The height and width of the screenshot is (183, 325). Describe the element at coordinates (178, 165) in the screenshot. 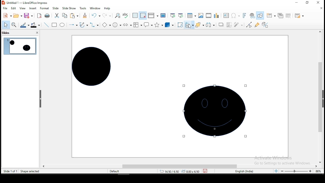

I see `scroll bar` at that location.